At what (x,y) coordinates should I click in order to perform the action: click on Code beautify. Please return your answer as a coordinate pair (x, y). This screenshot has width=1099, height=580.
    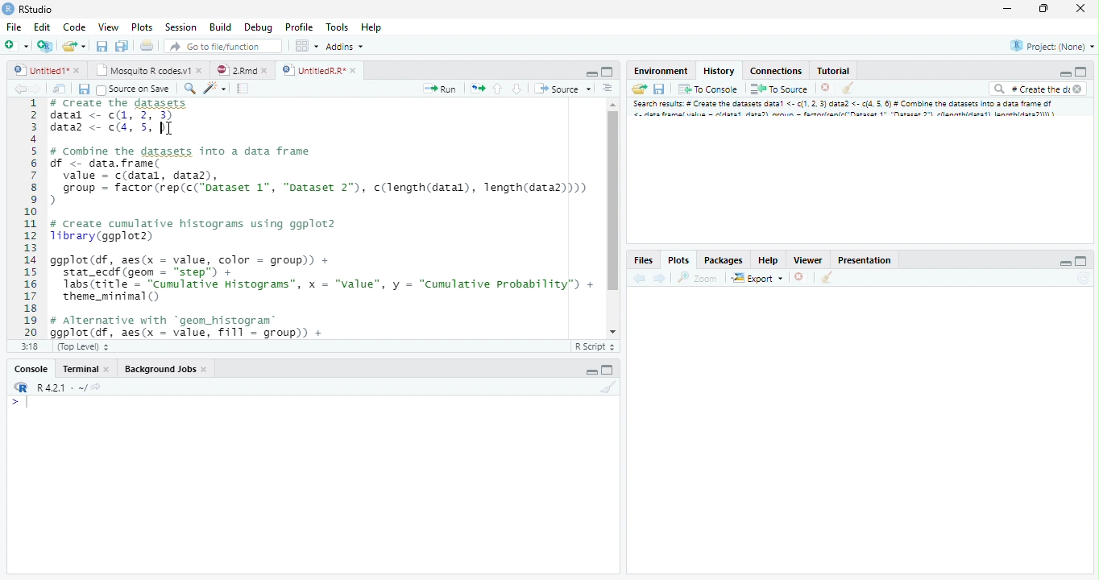
    Looking at the image, I should click on (217, 89).